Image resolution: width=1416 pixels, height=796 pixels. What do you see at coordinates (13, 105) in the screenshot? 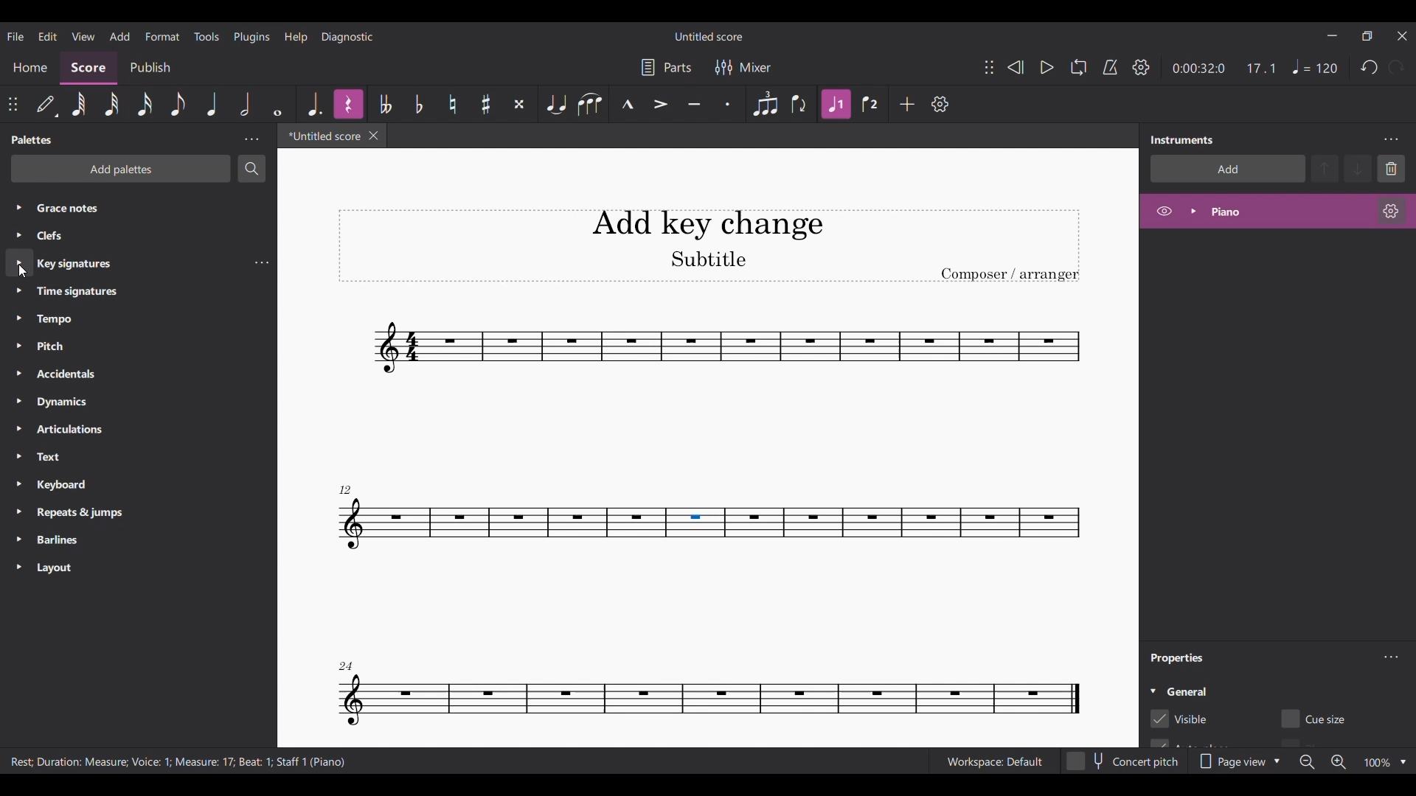
I see `Move toolbar attached` at bounding box center [13, 105].